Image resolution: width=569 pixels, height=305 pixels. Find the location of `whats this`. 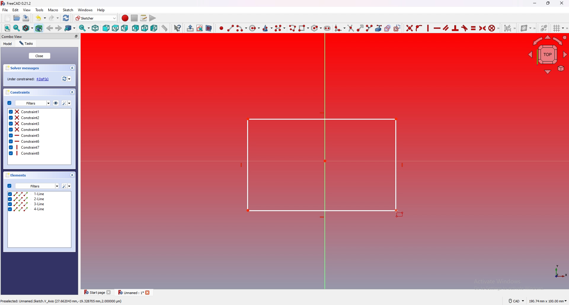

whats this is located at coordinates (178, 28).